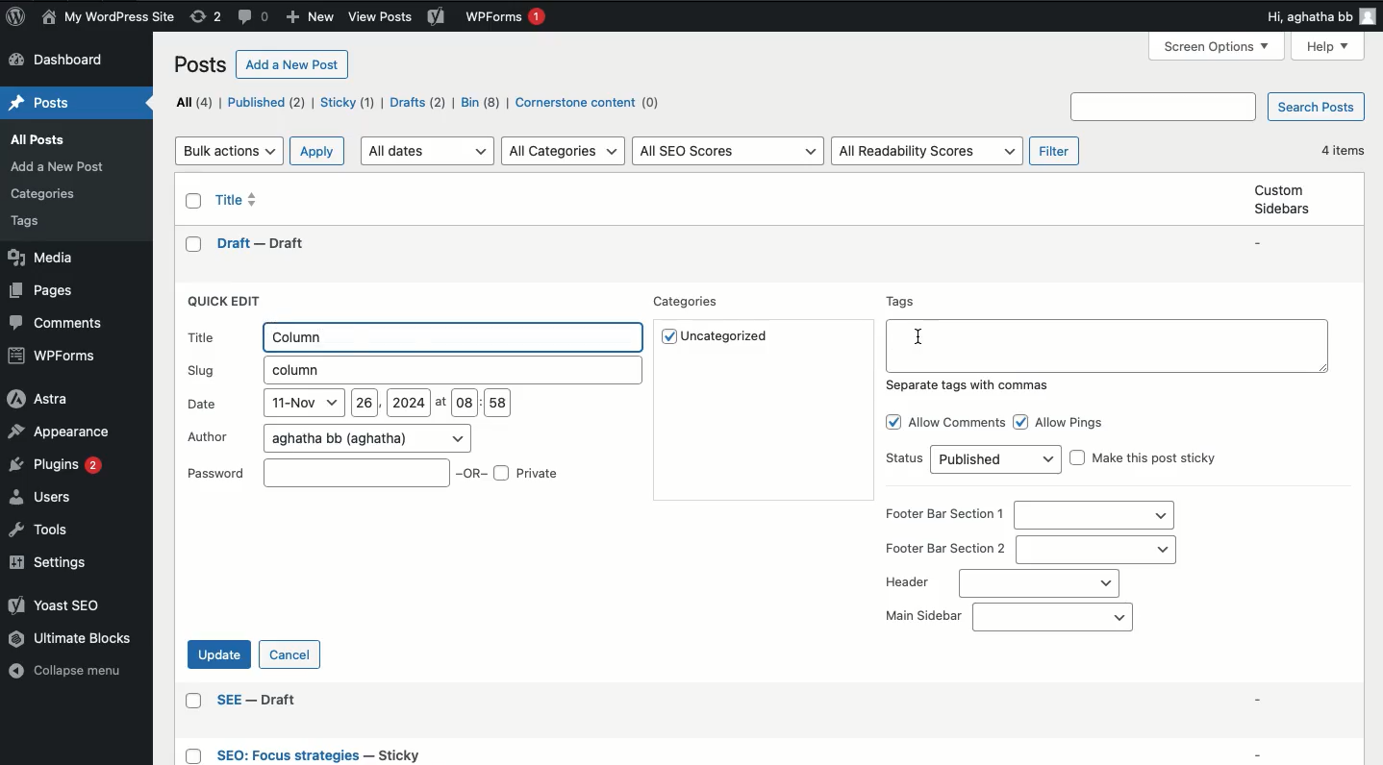 This screenshot has height=765, width=1383. Describe the element at coordinates (267, 103) in the screenshot. I see `Published` at that location.